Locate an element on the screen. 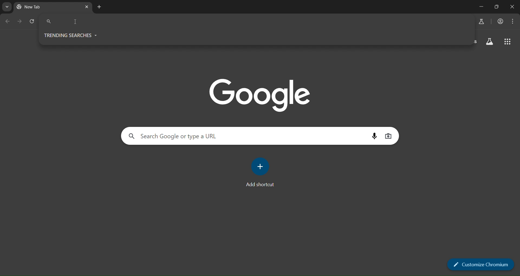  menu is located at coordinates (512, 21).